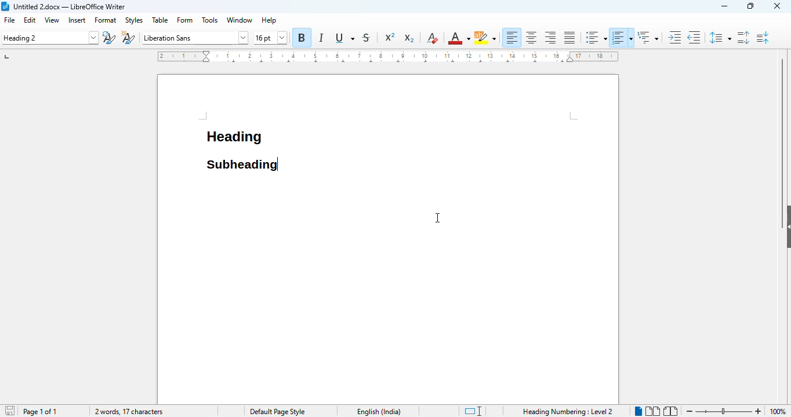 This screenshot has height=417, width=791. What do you see at coordinates (345, 38) in the screenshot?
I see `underline` at bounding box center [345, 38].